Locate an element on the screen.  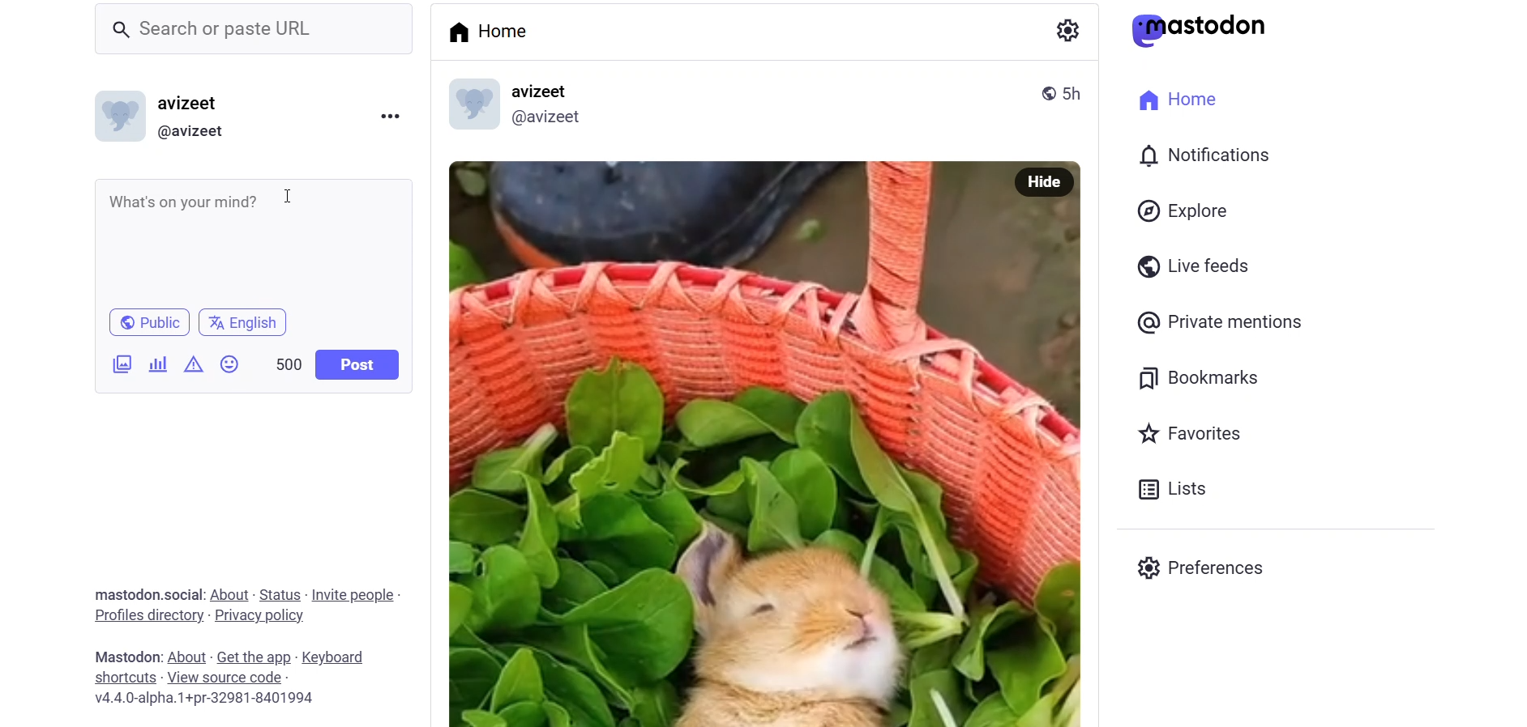
private mention is located at coordinates (1227, 323).